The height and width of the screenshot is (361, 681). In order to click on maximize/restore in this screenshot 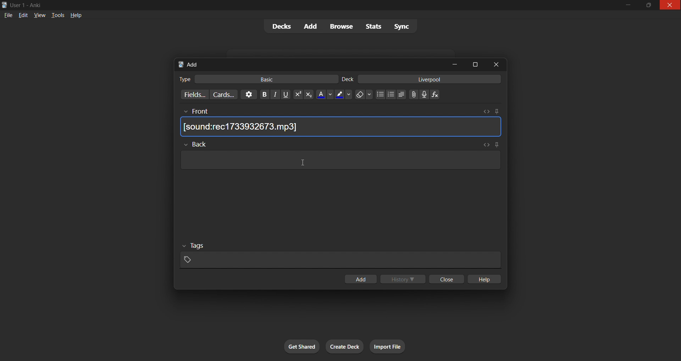, I will do `click(647, 5)`.